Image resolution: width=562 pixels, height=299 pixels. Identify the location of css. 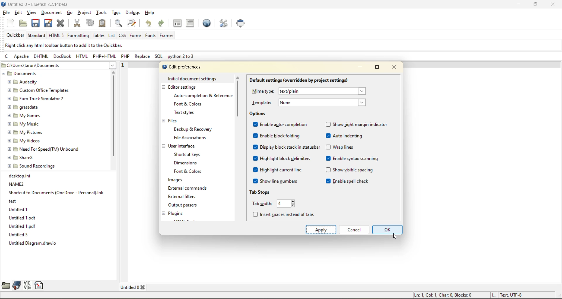
(123, 35).